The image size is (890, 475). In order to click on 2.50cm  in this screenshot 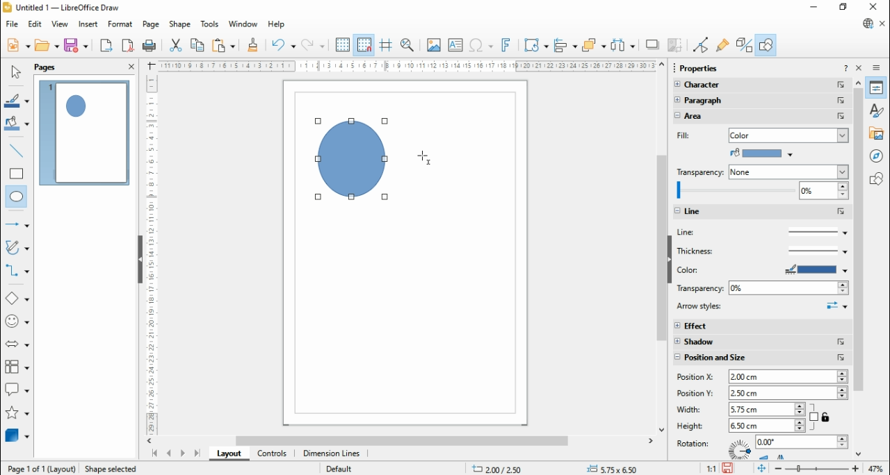, I will do `click(788, 393)`.